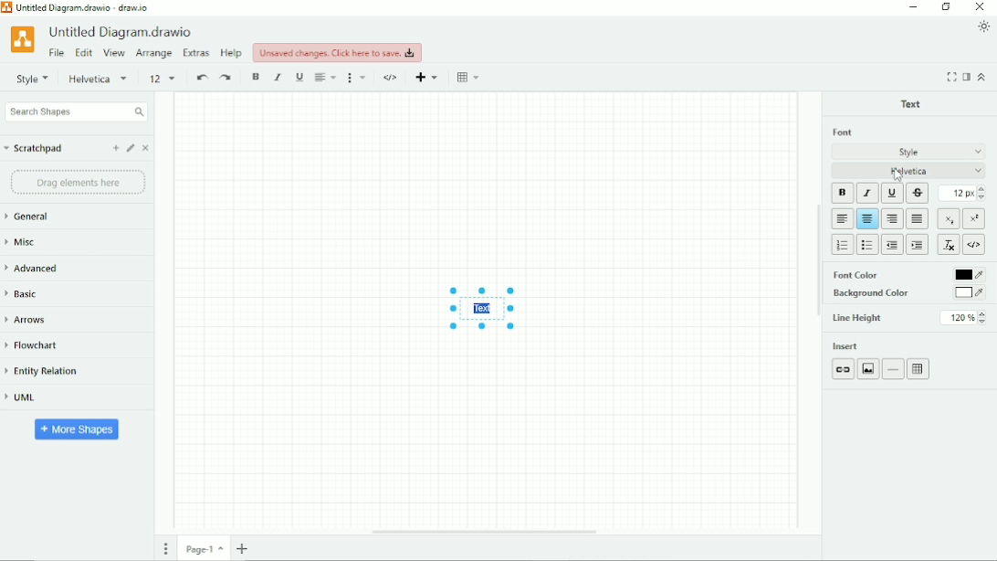 The height and width of the screenshot is (561, 997). Describe the element at coordinates (946, 6) in the screenshot. I see `Restore down` at that location.